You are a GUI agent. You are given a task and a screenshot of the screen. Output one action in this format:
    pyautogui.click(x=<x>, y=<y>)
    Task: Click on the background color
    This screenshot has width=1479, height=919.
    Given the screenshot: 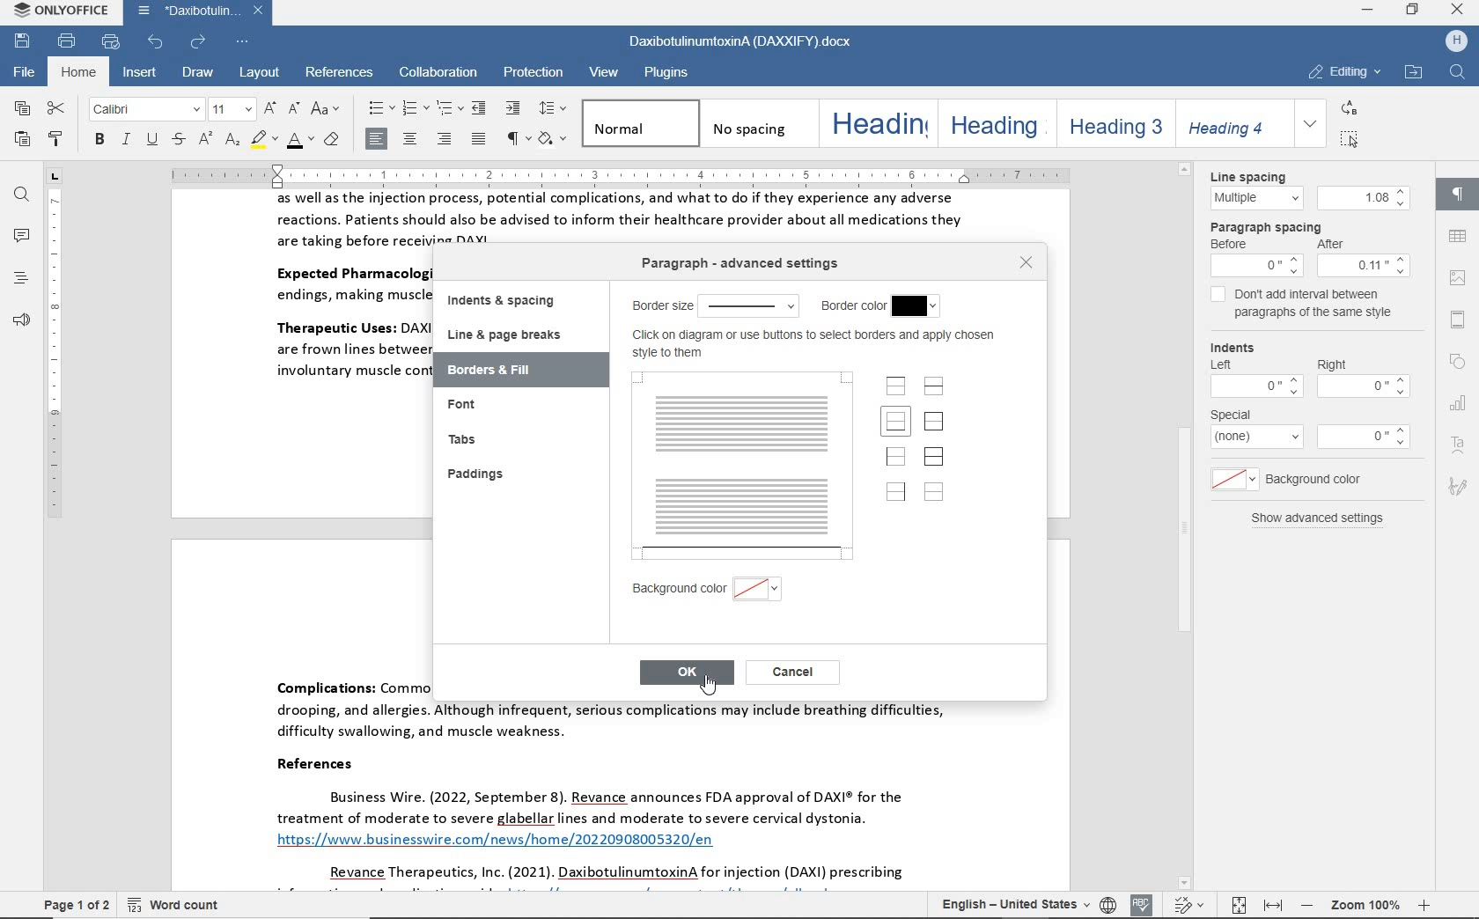 What is the action you would take?
    pyautogui.click(x=707, y=588)
    